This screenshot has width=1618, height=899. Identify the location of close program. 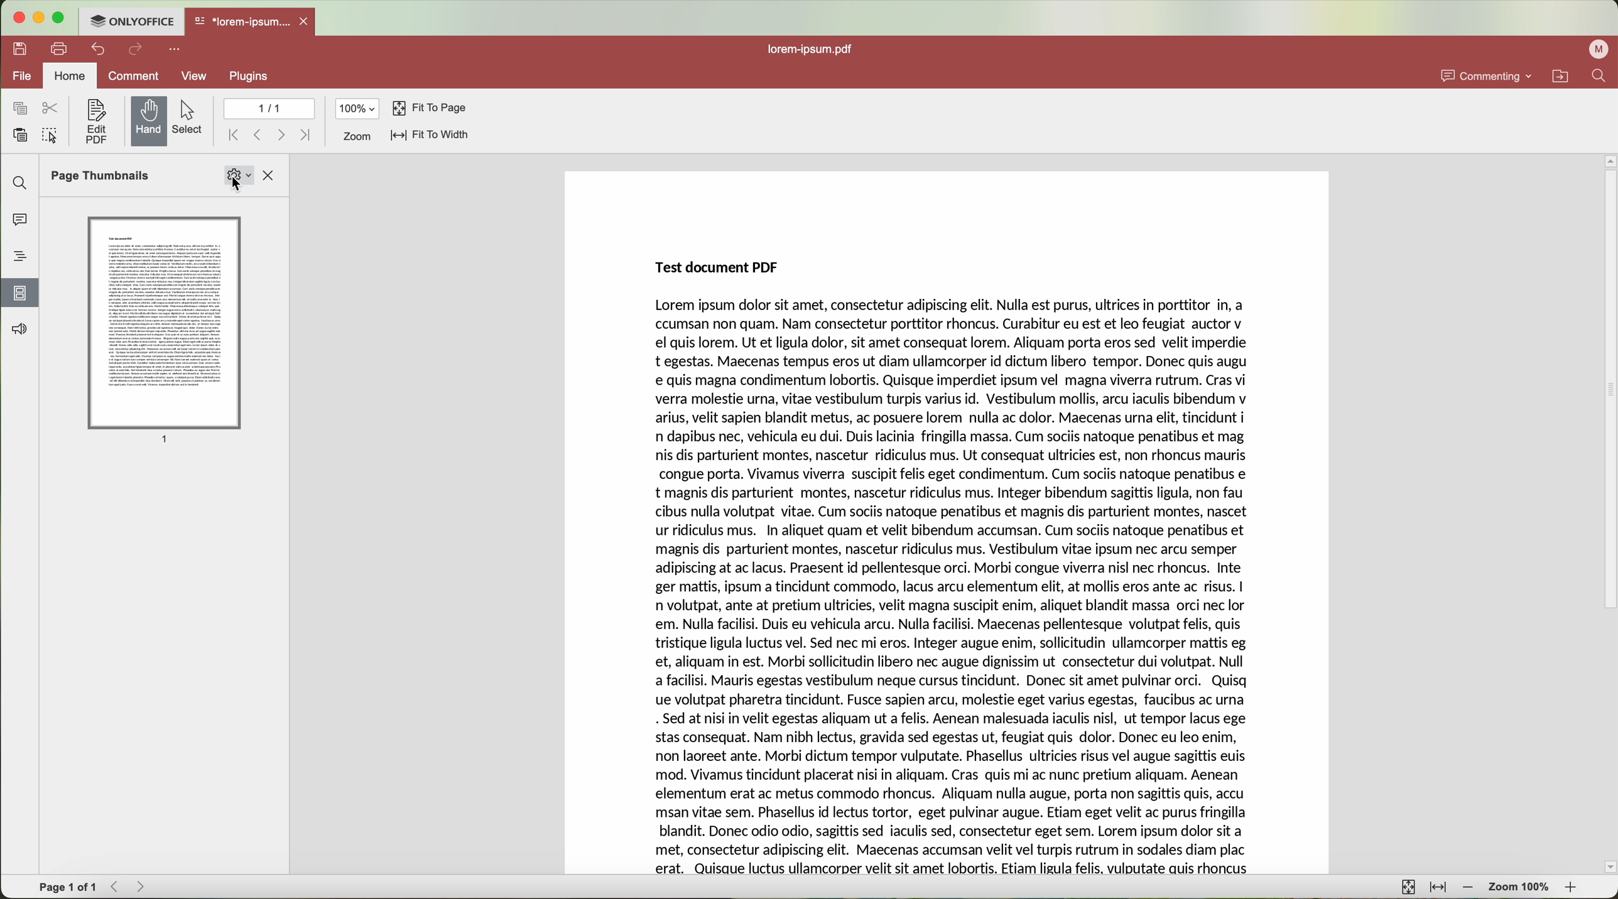
(14, 18).